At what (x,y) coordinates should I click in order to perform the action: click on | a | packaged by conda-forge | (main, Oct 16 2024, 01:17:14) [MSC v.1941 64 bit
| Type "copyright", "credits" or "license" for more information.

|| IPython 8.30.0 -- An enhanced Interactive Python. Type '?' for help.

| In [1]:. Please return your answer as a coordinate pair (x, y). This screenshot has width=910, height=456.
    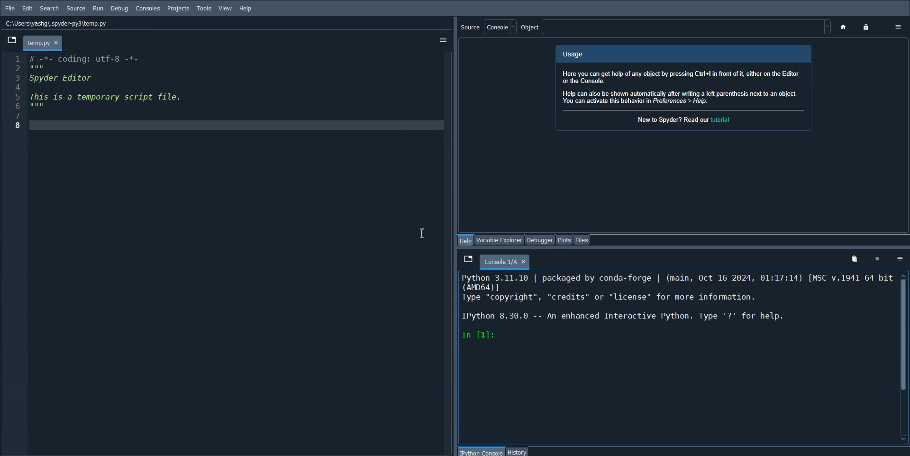
    Looking at the image, I should click on (677, 308).